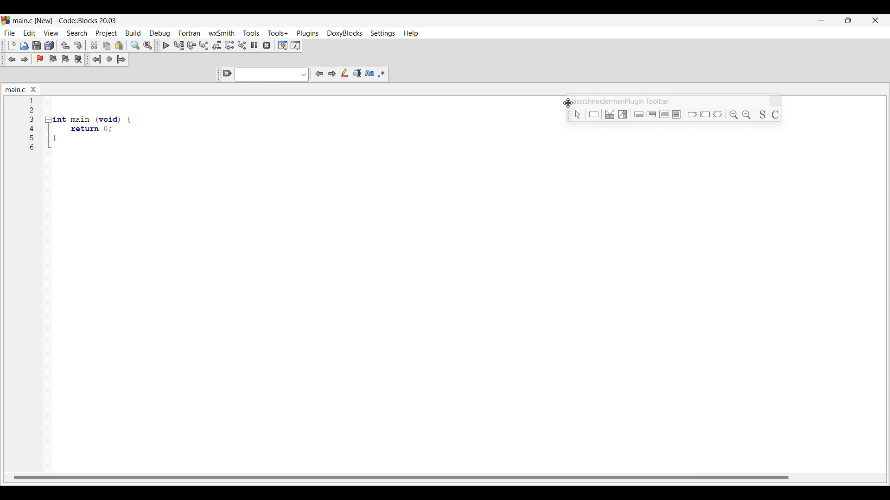 The height and width of the screenshot is (500, 890). Describe the element at coordinates (278, 33) in the screenshot. I see `Tools+ menu` at that location.